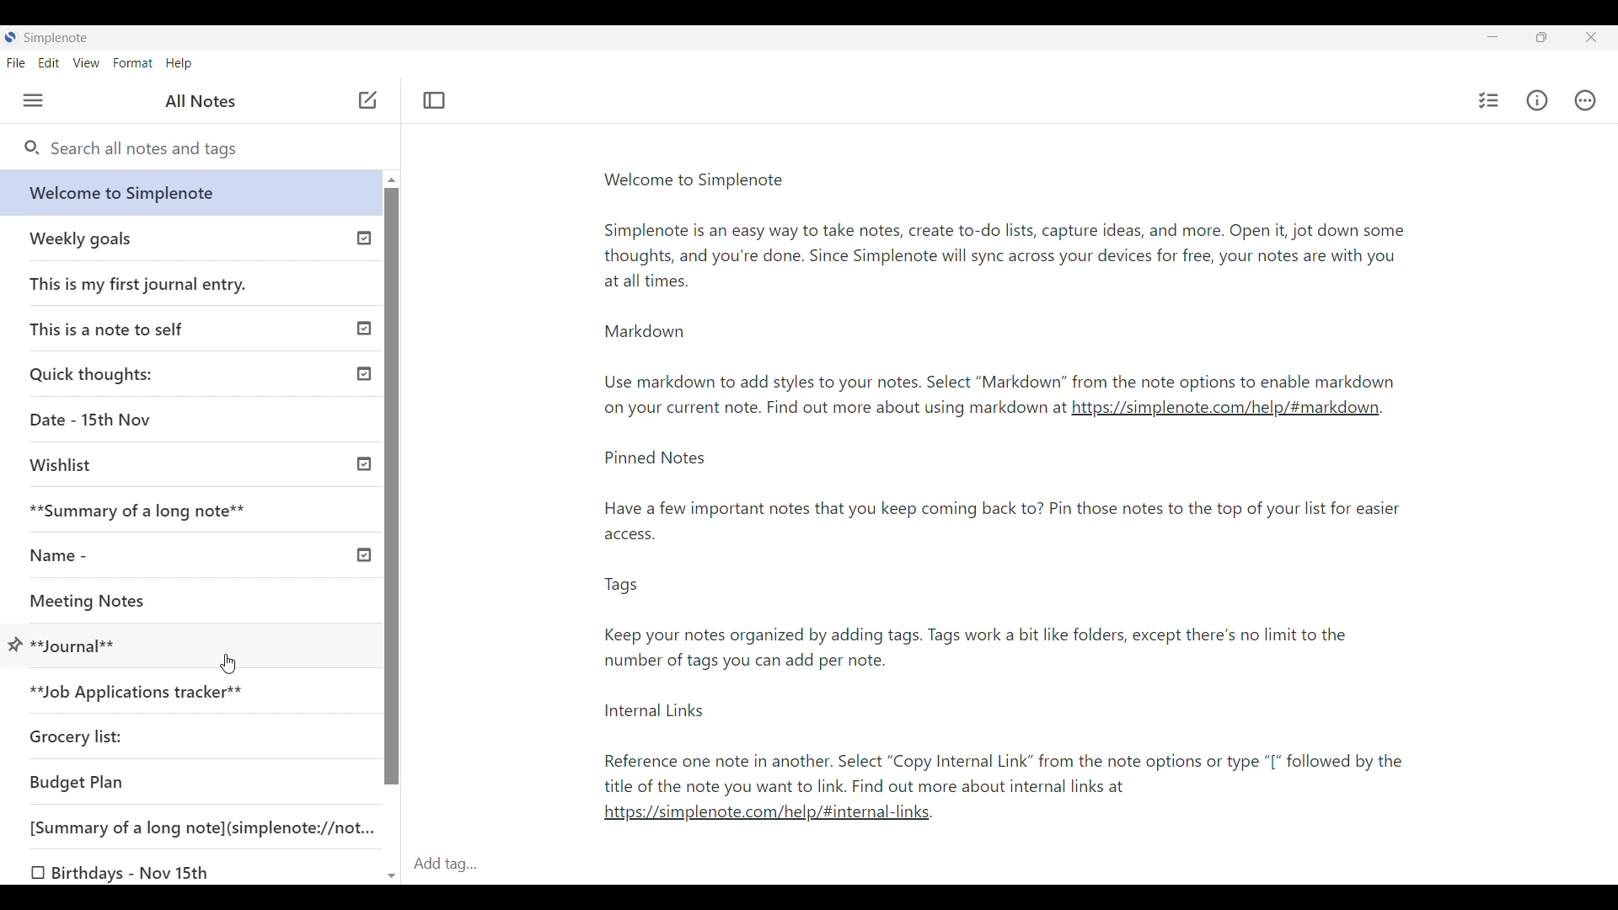  What do you see at coordinates (1590, 37) in the screenshot?
I see `Close interface` at bounding box center [1590, 37].